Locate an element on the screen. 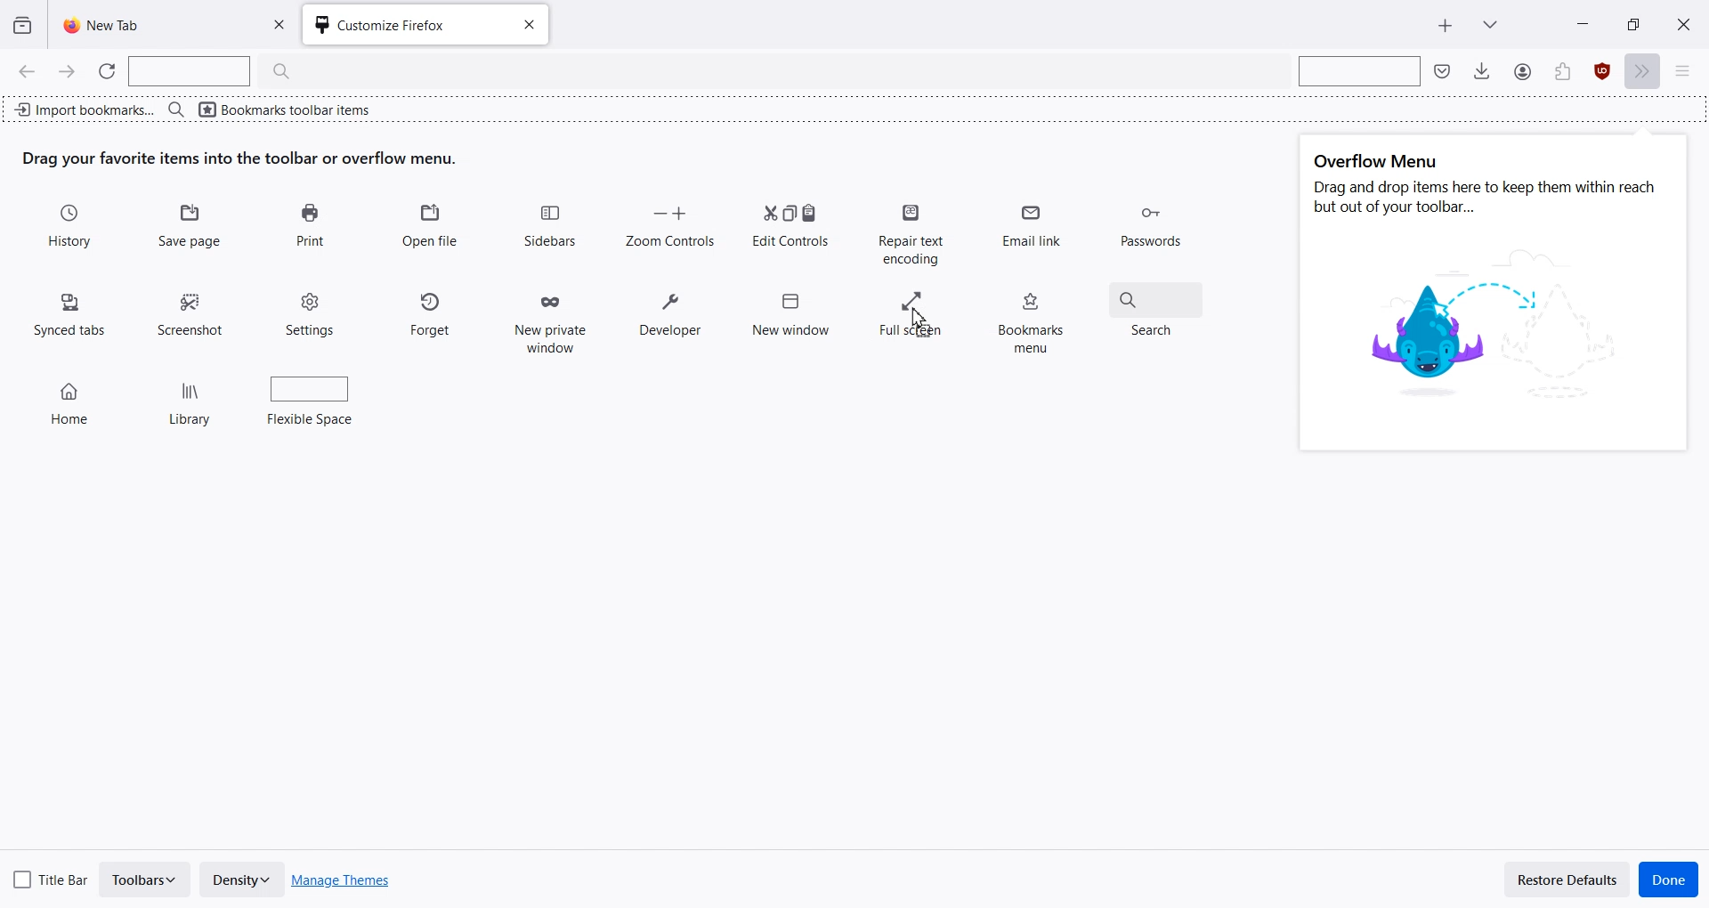  full screen is located at coordinates (912, 316).